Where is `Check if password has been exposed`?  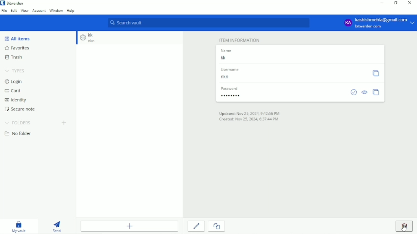
Check if password has been exposed is located at coordinates (354, 92).